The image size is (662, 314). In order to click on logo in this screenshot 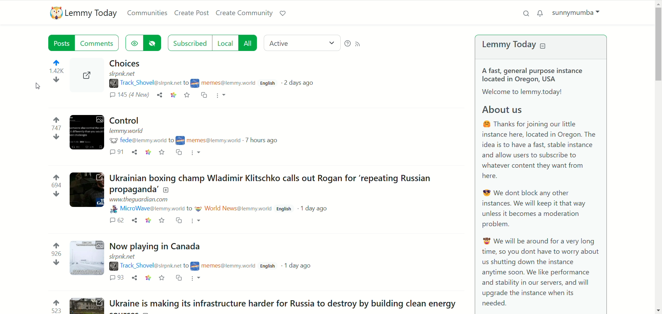, I will do `click(55, 13)`.